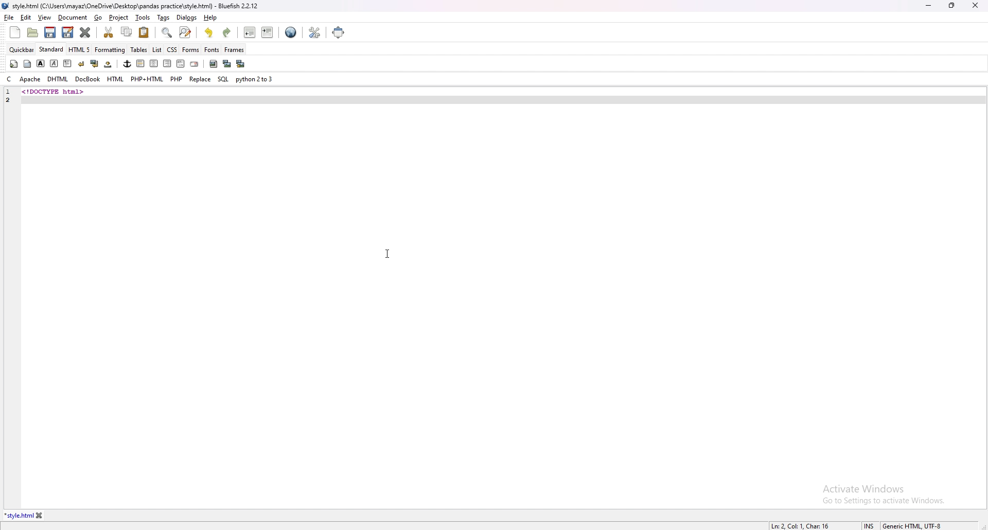 Image resolution: width=988 pixels, height=530 pixels. Describe the element at coordinates (147, 79) in the screenshot. I see `php+html` at that location.